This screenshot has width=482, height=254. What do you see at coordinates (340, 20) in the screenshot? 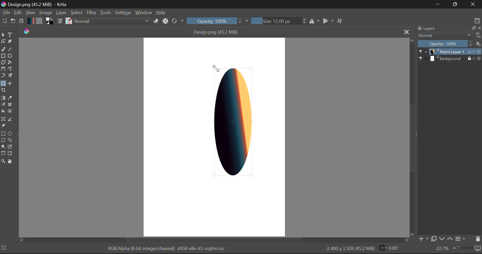
I see `Crop` at bounding box center [340, 20].